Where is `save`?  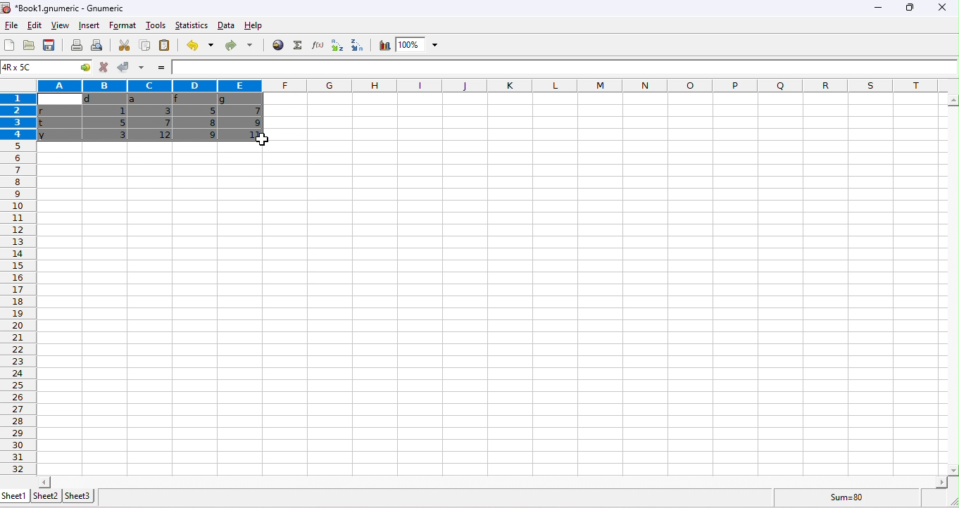 save is located at coordinates (49, 44).